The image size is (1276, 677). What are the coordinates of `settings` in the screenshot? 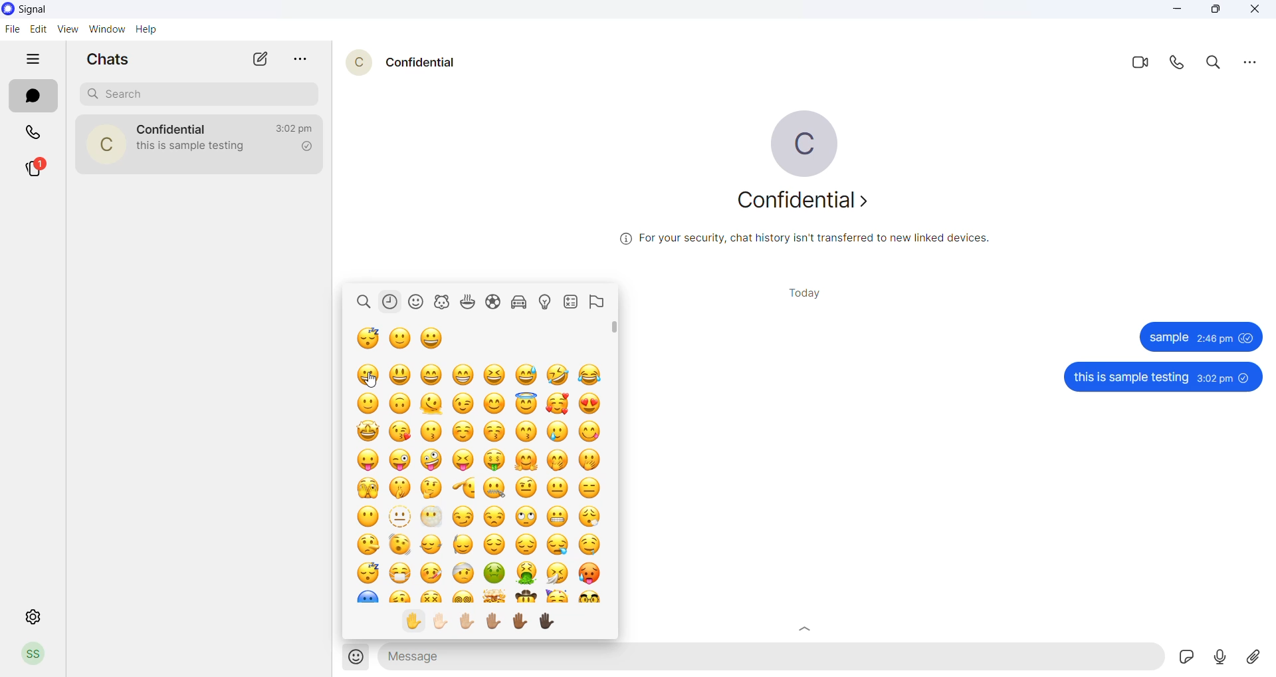 It's located at (27, 618).